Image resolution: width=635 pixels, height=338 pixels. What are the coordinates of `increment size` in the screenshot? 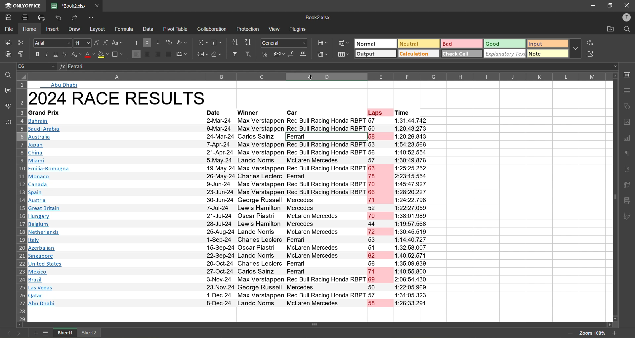 It's located at (97, 43).